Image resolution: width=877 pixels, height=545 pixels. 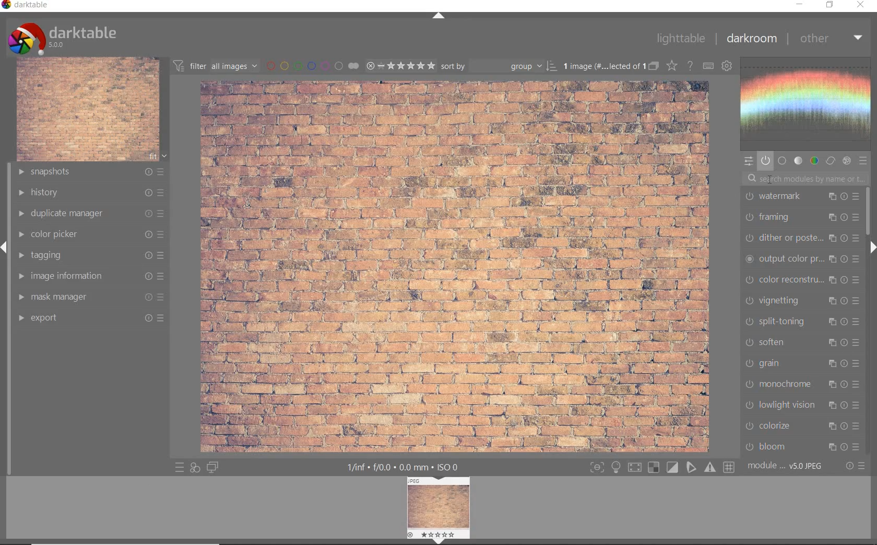 I want to click on base, so click(x=783, y=161).